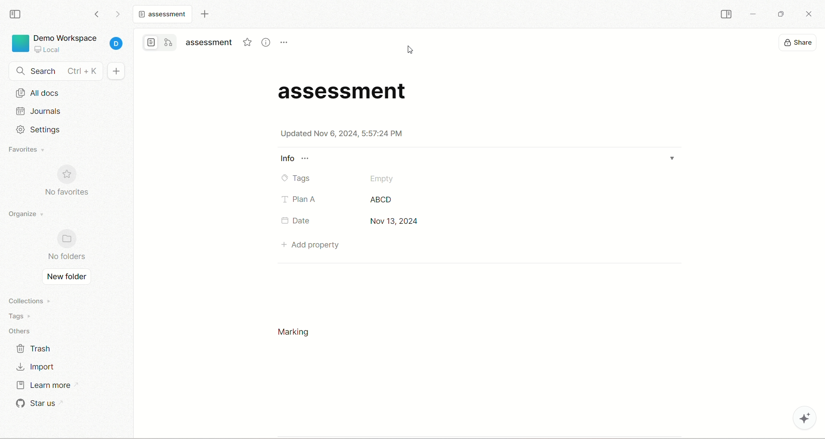 Image resolution: width=825 pixels, height=439 pixels. What do you see at coordinates (800, 43) in the screenshot?
I see `share` at bounding box center [800, 43].